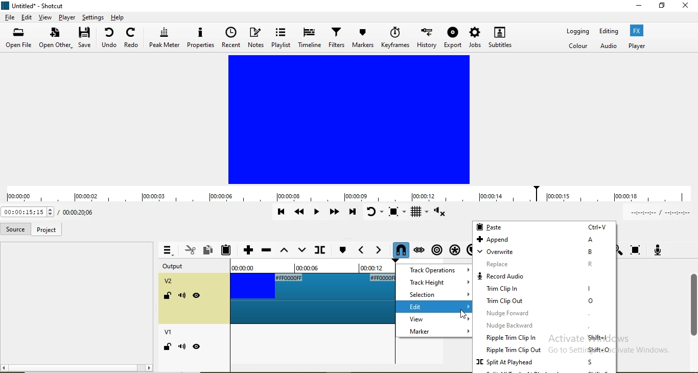 Image resolution: width=698 pixels, height=373 pixels. Describe the element at coordinates (610, 46) in the screenshot. I see `Audio` at that location.